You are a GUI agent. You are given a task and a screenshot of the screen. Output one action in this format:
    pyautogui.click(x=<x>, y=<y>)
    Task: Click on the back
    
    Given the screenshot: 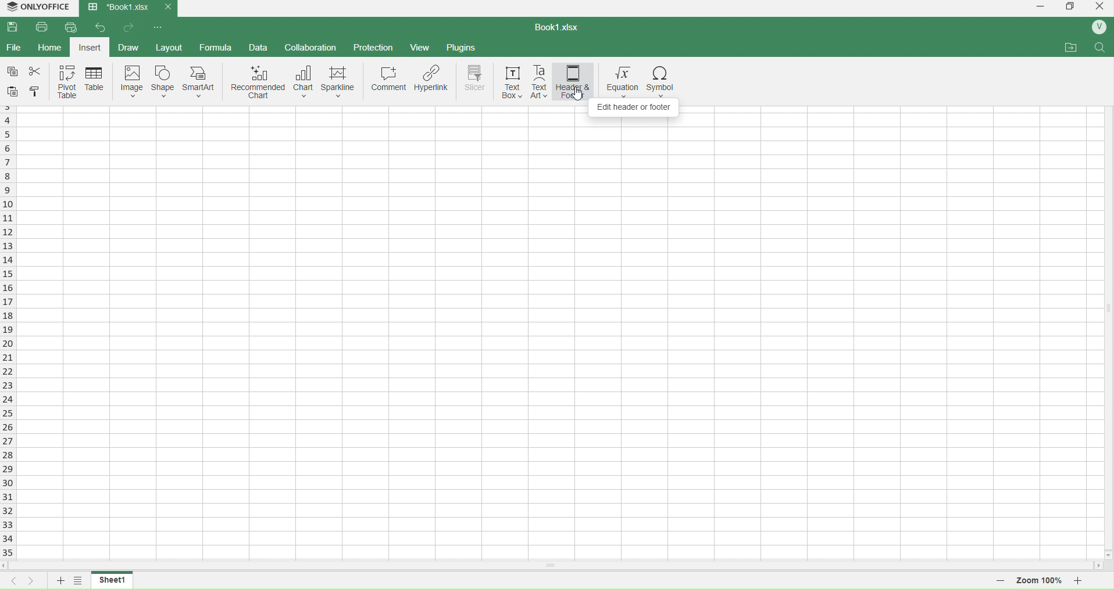 What is the action you would take?
    pyautogui.click(x=101, y=27)
    